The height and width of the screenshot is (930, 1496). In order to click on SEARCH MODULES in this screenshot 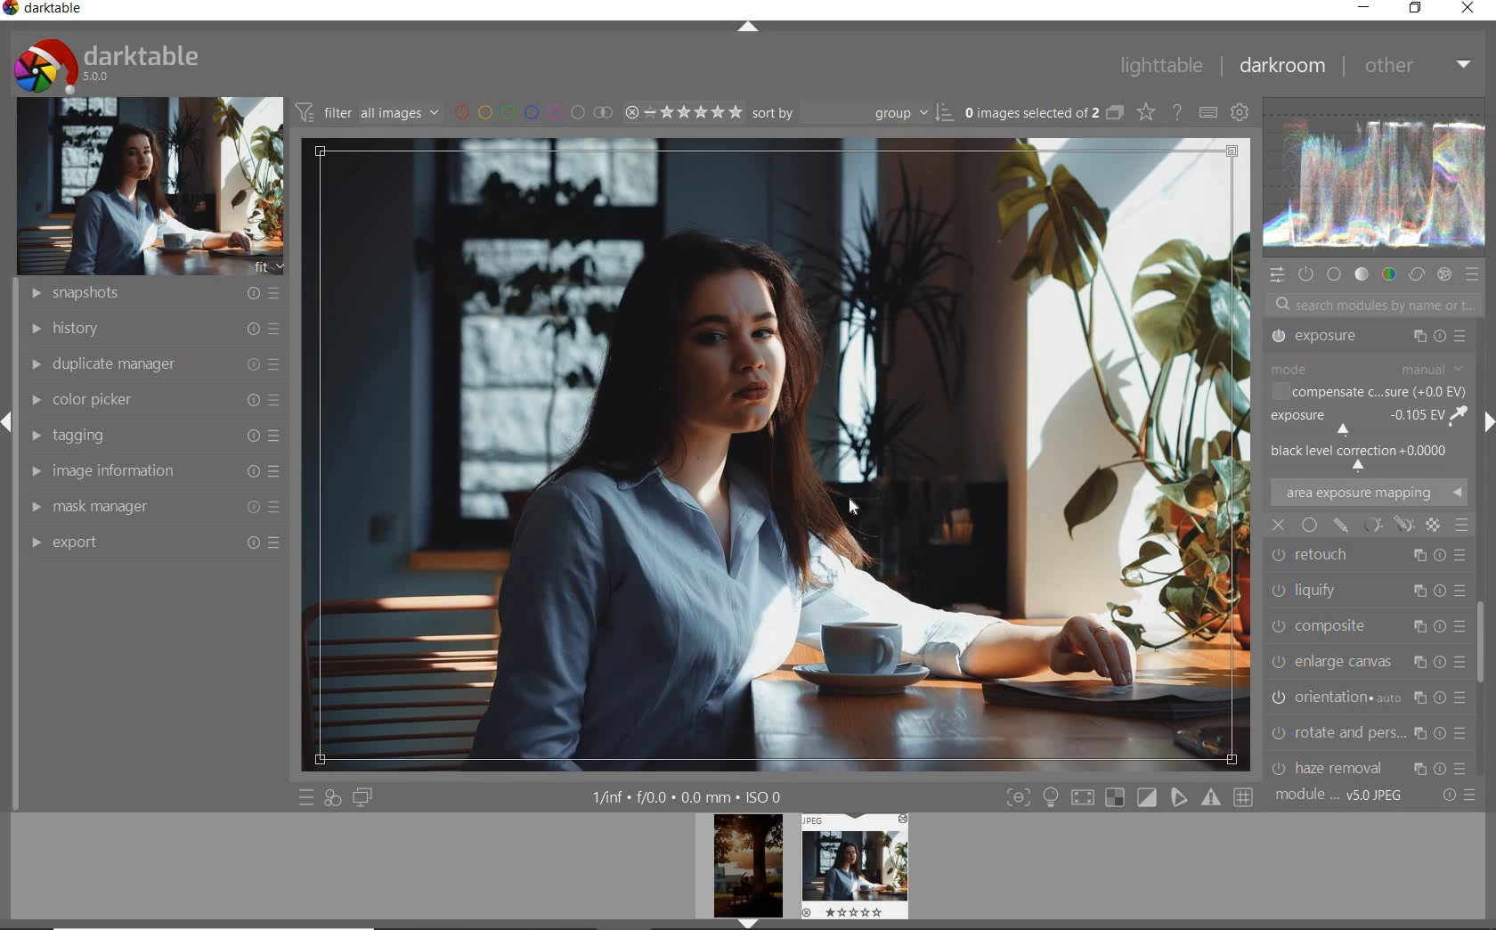, I will do `click(1374, 305)`.